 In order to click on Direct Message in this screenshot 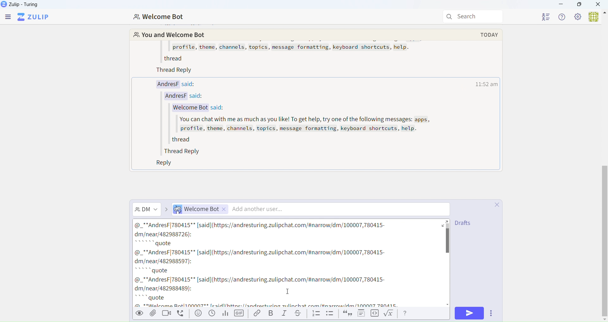, I will do `click(149, 208)`.